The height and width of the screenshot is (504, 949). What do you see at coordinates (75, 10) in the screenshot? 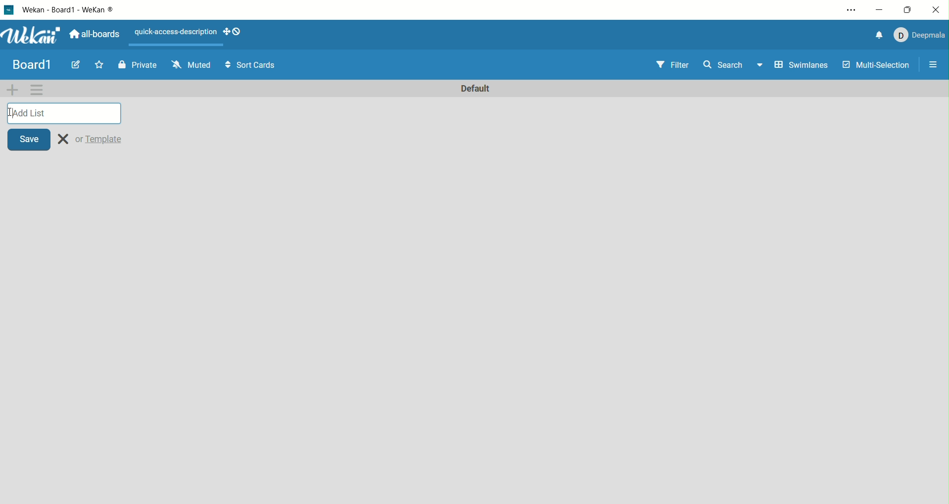
I see `wekan-wekan` at bounding box center [75, 10].